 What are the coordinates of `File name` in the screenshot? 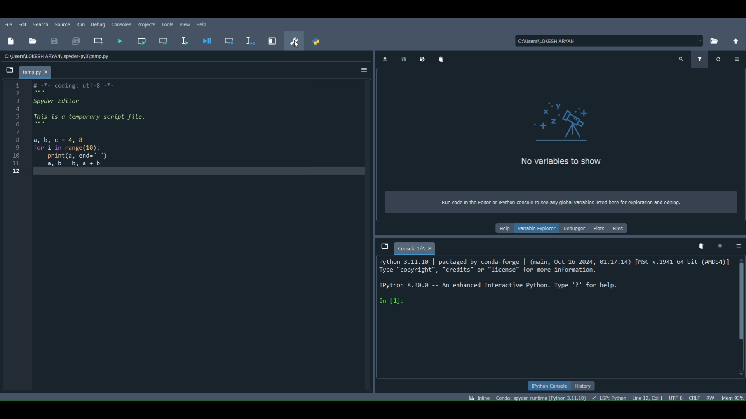 It's located at (37, 71).